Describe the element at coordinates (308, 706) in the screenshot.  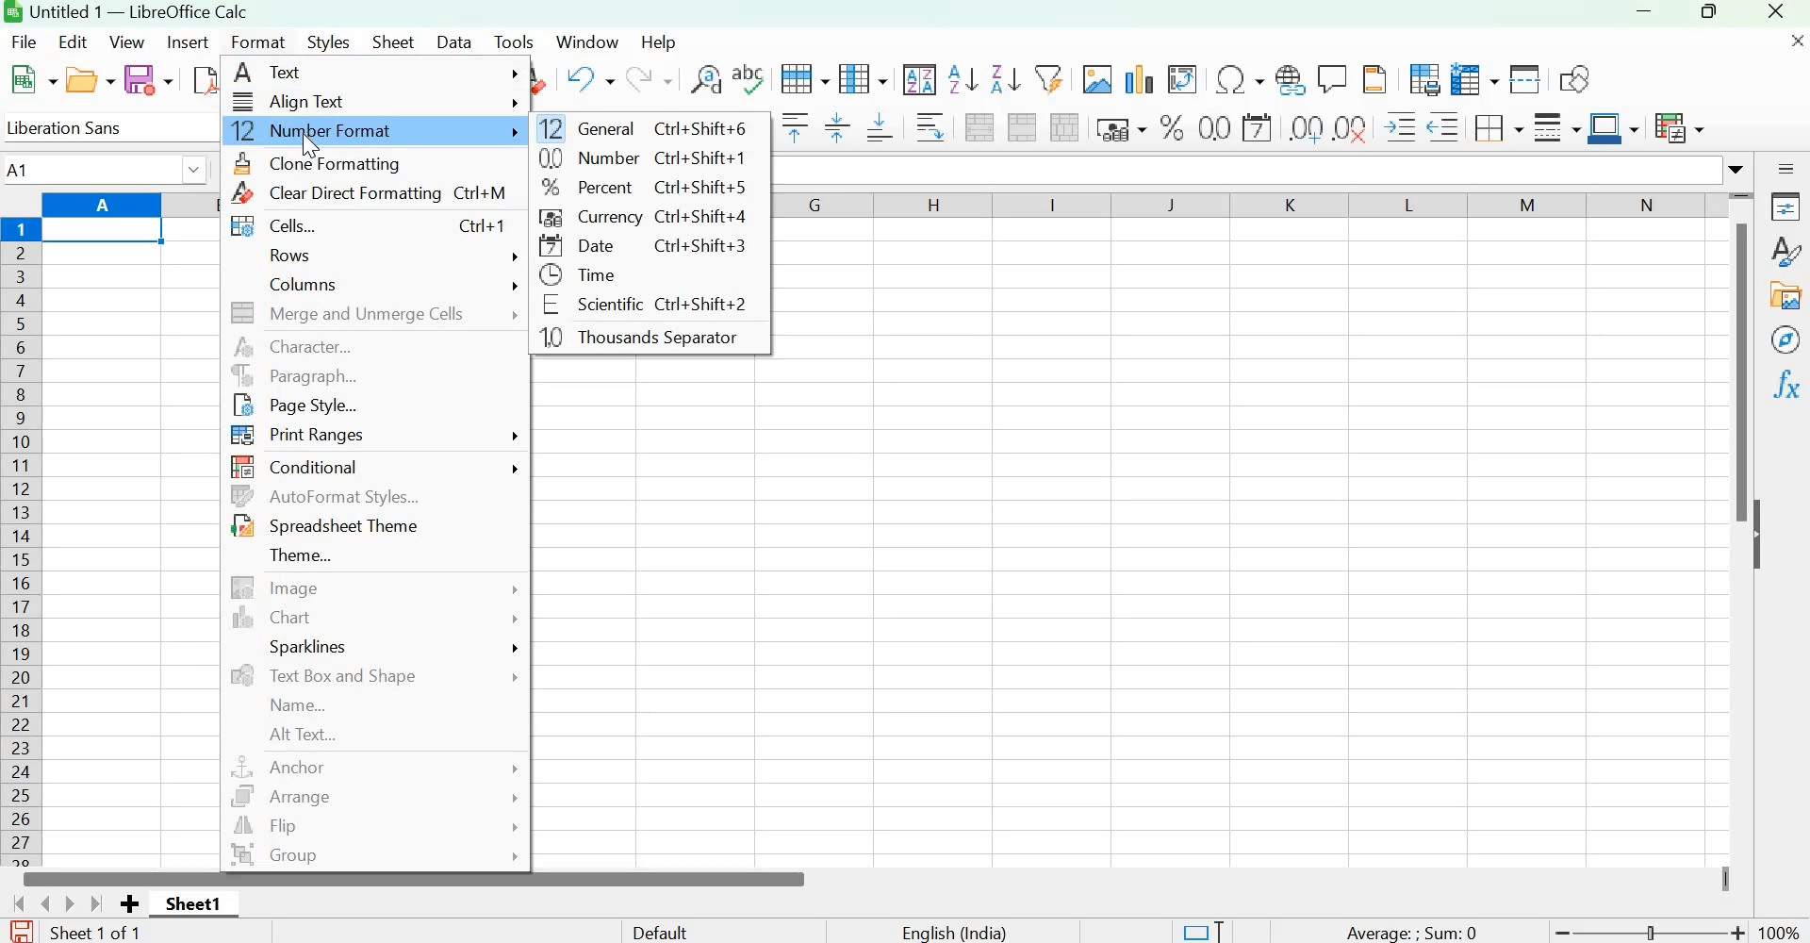
I see `Name` at that location.